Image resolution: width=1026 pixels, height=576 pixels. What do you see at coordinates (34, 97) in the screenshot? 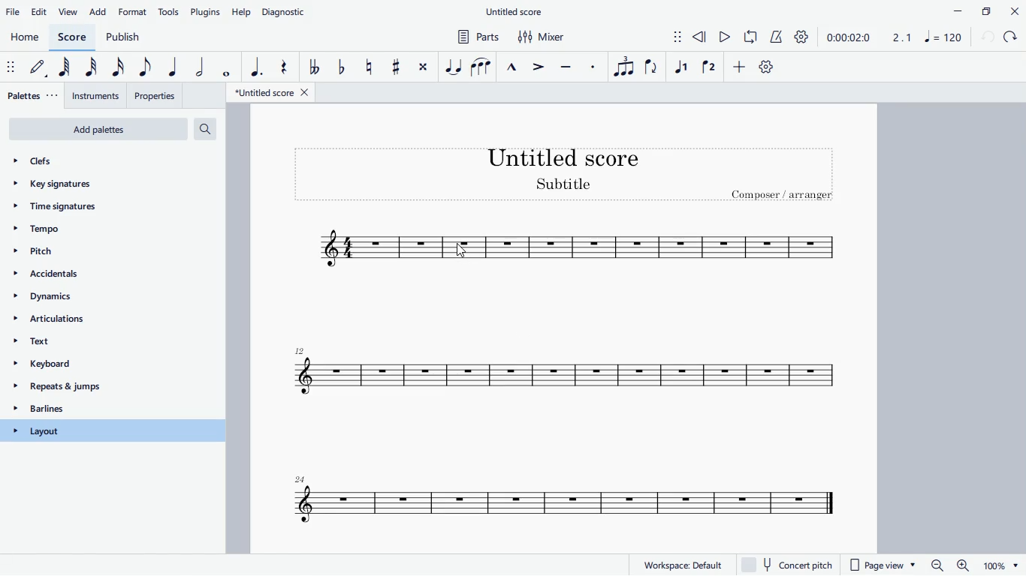
I see `palettes` at bounding box center [34, 97].